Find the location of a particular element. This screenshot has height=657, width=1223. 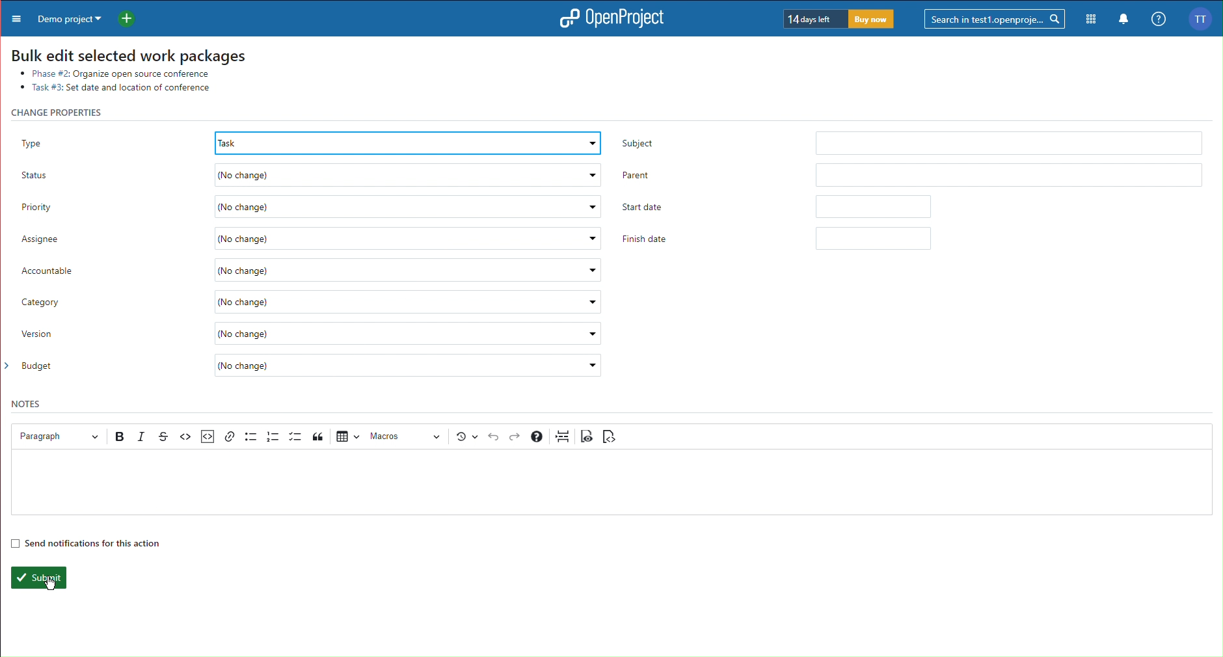

Table is located at coordinates (347, 435).